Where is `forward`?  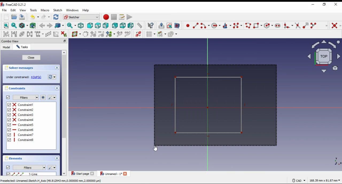 forward is located at coordinates (50, 26).